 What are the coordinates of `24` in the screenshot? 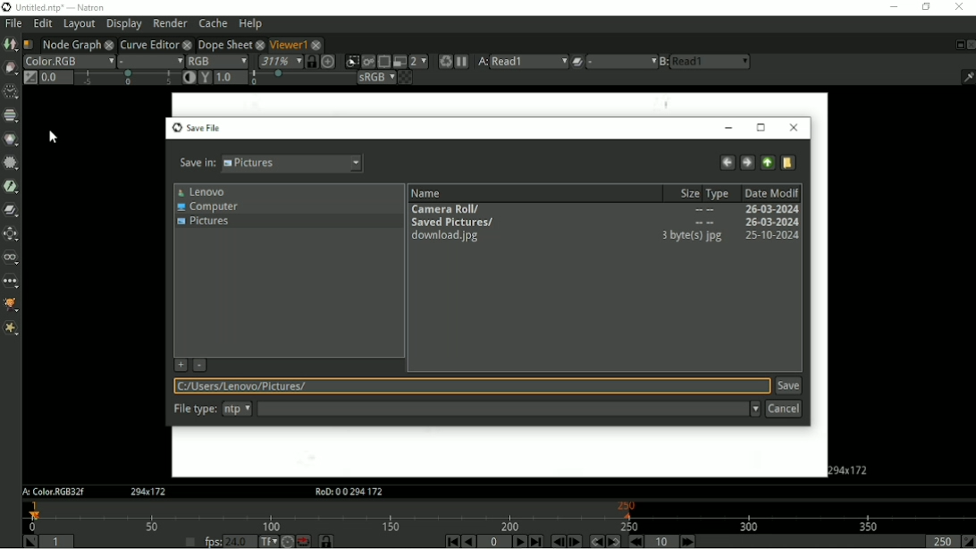 It's located at (239, 541).